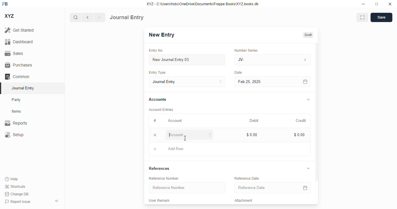  Describe the element at coordinates (308, 168) in the screenshot. I see `toggle expand/collapse` at that location.